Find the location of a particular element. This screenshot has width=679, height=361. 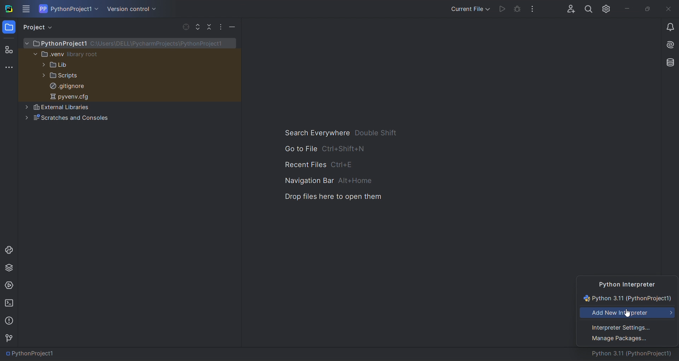

collab is located at coordinates (568, 7).